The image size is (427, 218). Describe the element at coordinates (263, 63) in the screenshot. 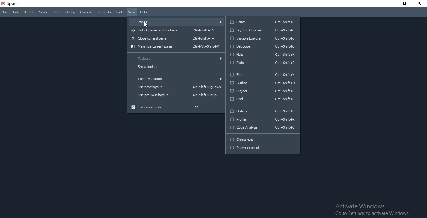

I see `Plots` at that location.